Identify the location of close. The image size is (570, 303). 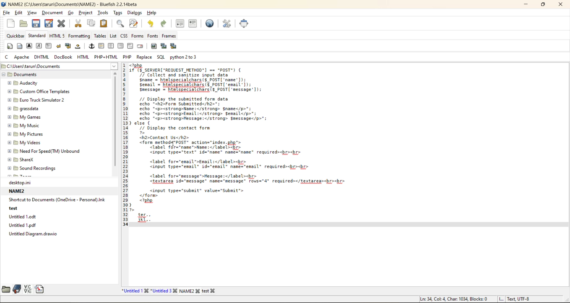
(560, 5).